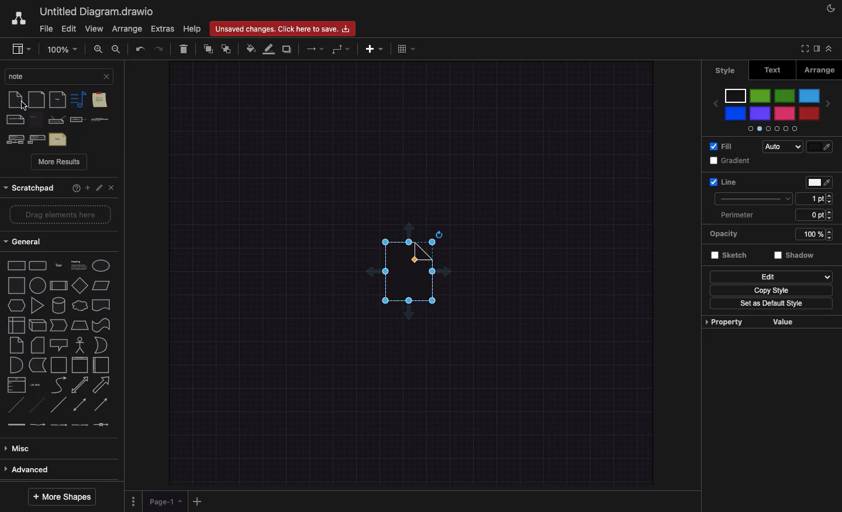 The height and width of the screenshot is (512, 842). Describe the element at coordinates (16, 306) in the screenshot. I see `hexagon` at that location.